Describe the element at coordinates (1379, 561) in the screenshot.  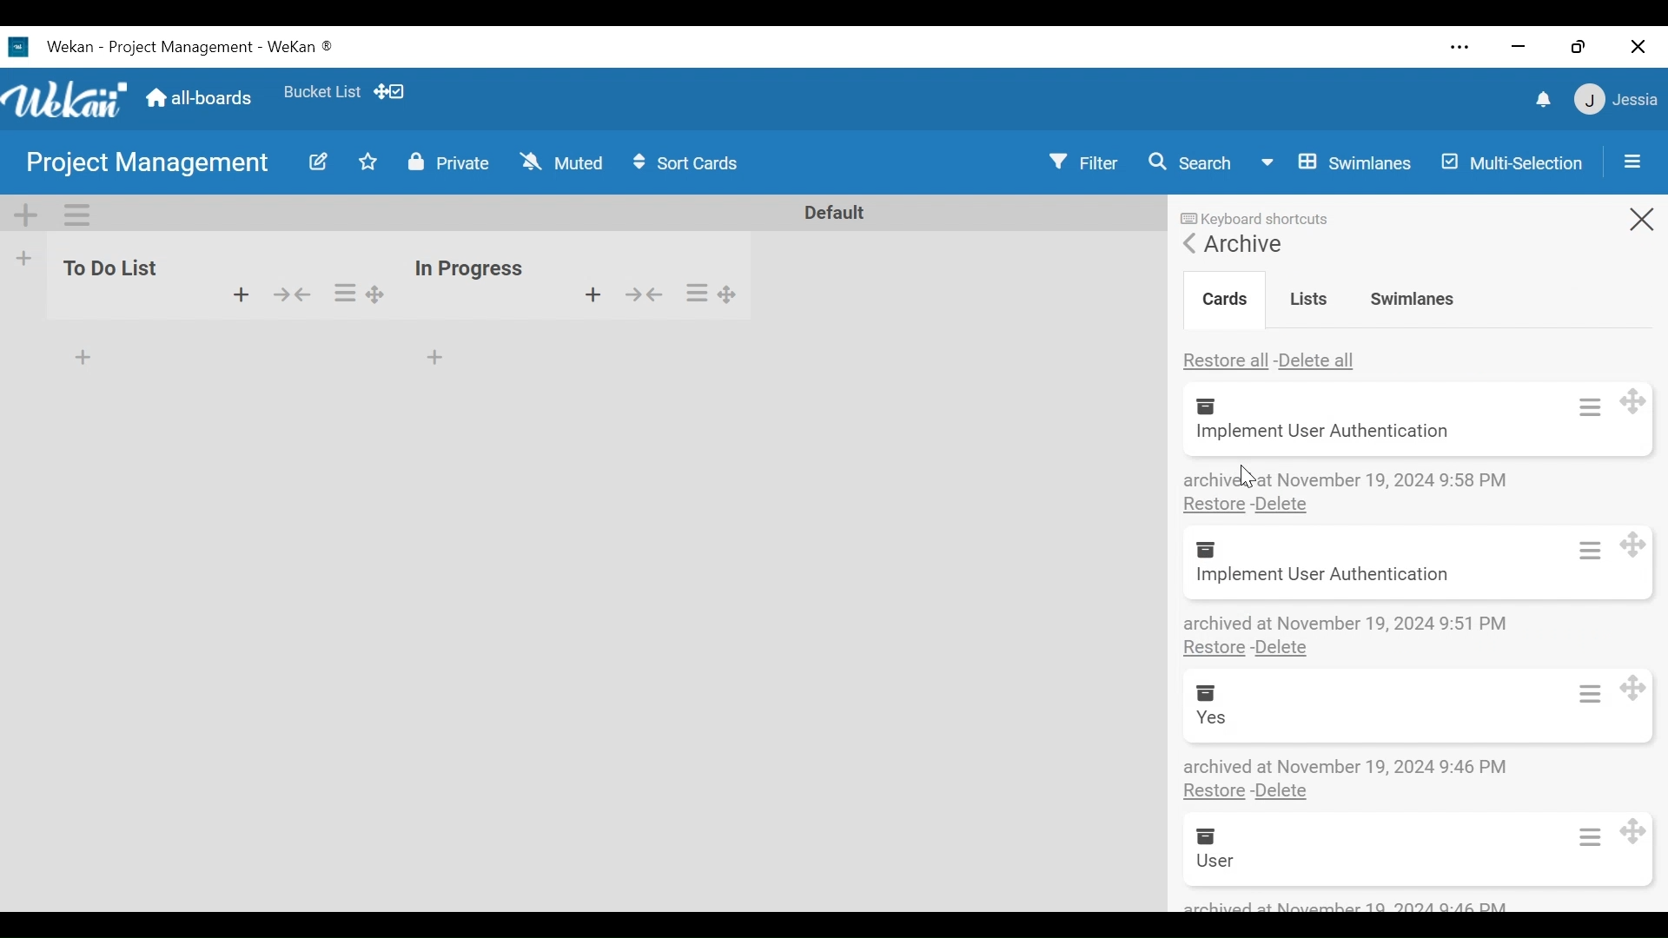
I see `Archive Crad` at that location.